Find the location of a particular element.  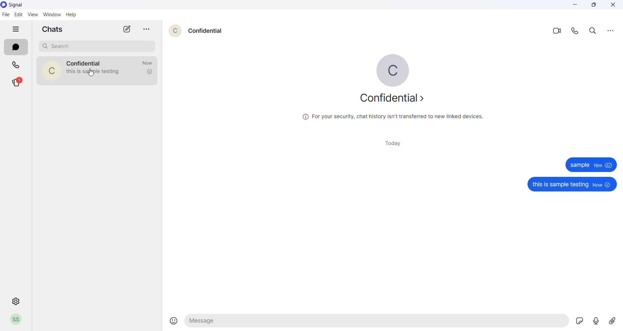

chats heading is located at coordinates (52, 30).